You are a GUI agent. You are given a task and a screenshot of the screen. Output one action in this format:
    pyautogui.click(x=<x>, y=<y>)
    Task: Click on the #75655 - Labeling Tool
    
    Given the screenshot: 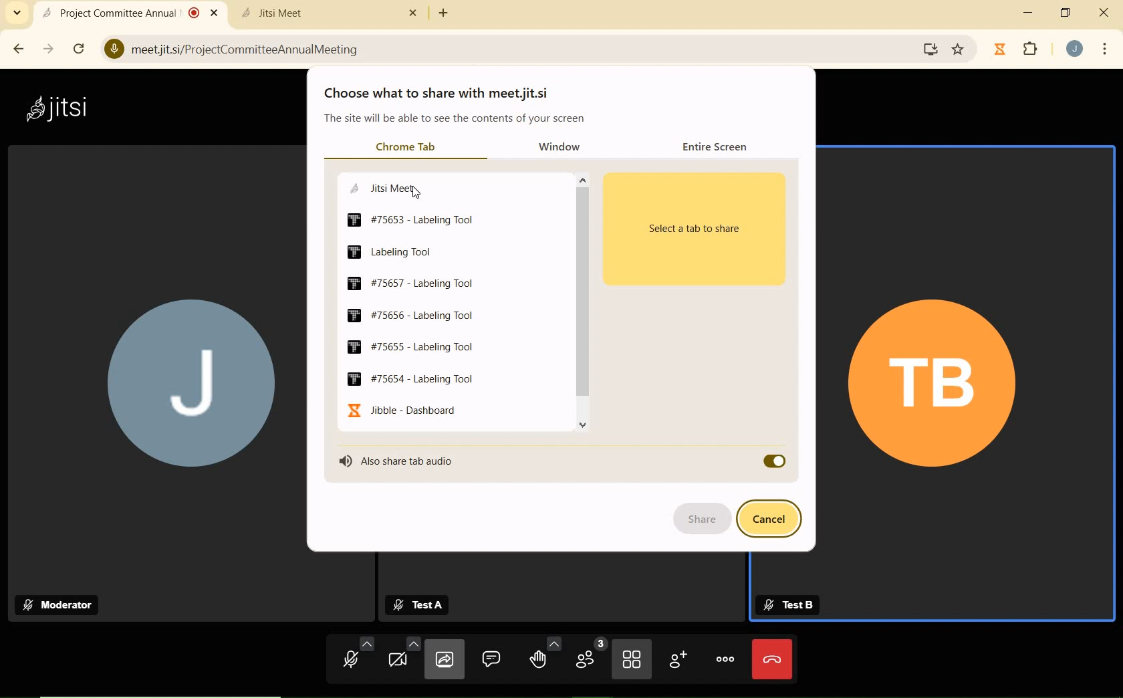 What is the action you would take?
    pyautogui.click(x=408, y=345)
    